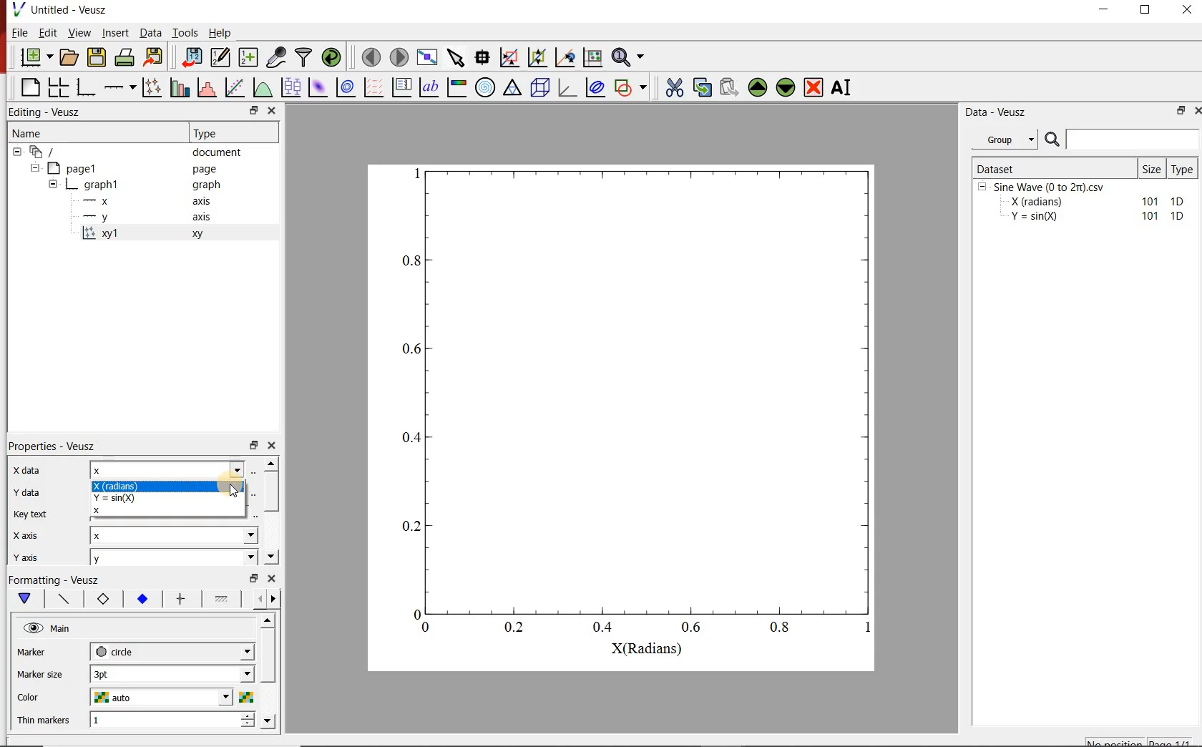 Image resolution: width=1202 pixels, height=747 pixels. Describe the element at coordinates (371, 57) in the screenshot. I see `go to previous page` at that location.